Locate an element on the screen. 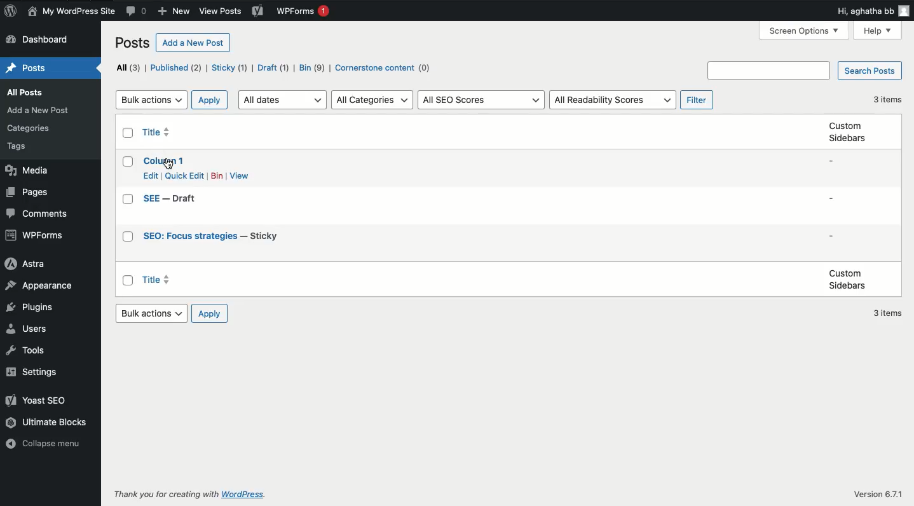 The width and height of the screenshot is (914, 506). Column 1 is located at coordinates (168, 160).